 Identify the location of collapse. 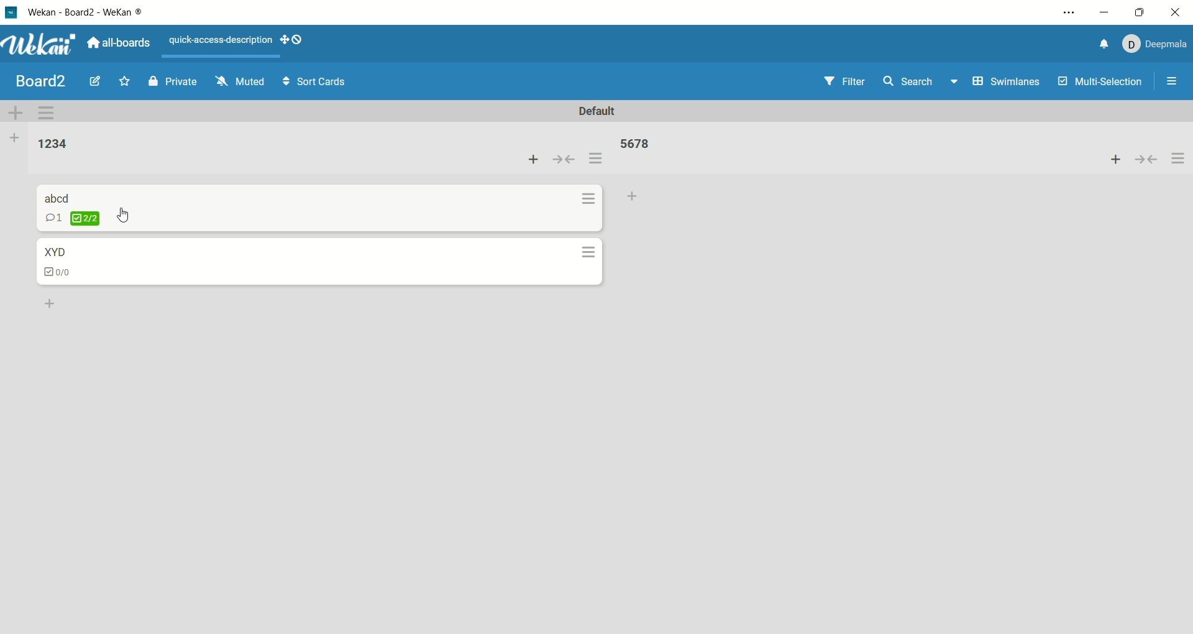
(562, 160).